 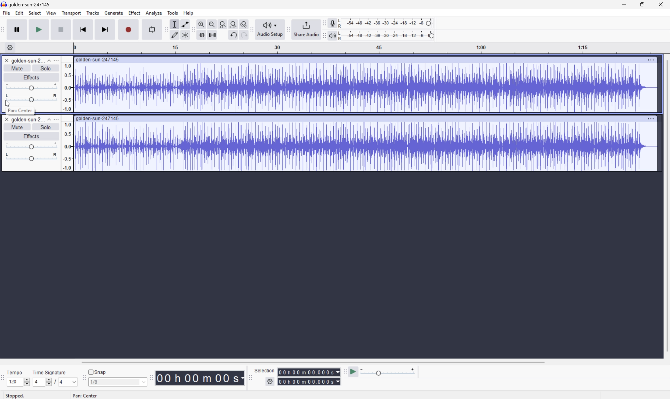 What do you see at coordinates (26, 120) in the screenshot?
I see `golden-sun-2...` at bounding box center [26, 120].